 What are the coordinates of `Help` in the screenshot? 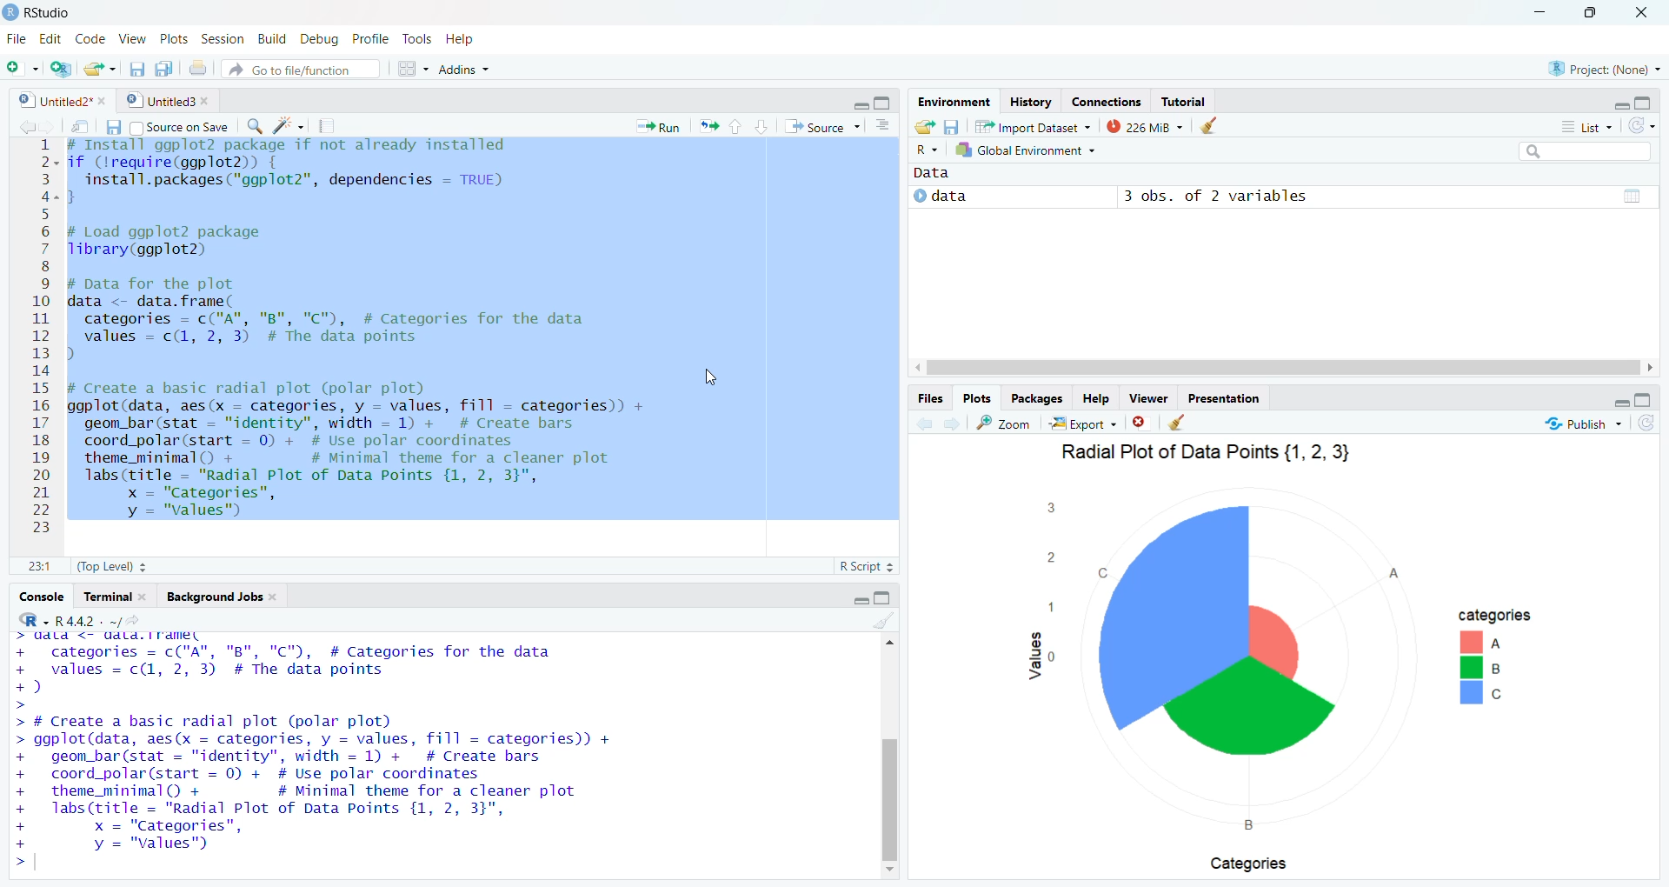 It's located at (459, 39).